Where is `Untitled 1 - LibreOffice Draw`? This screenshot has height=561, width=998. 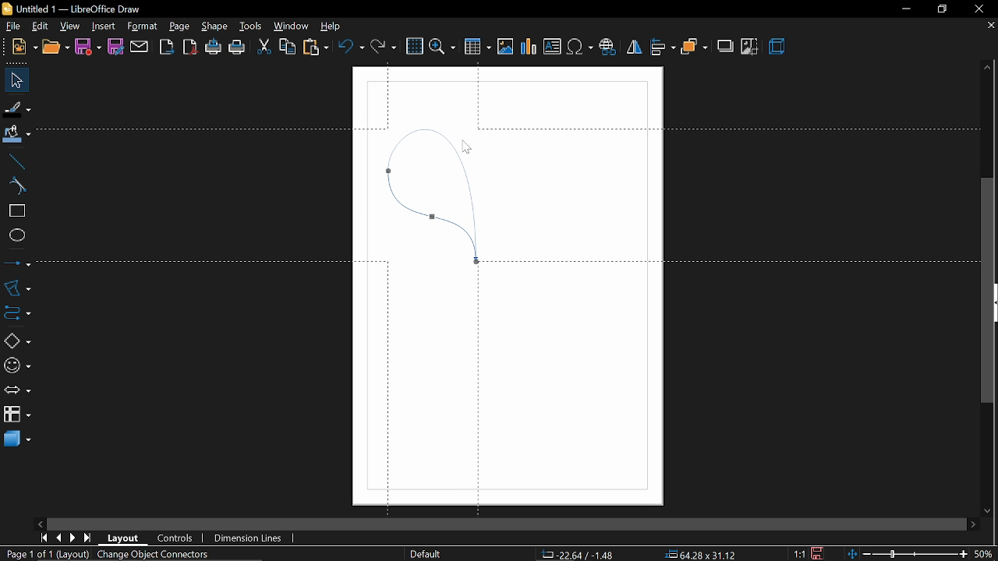 Untitled 1 - LibreOffice Draw is located at coordinates (73, 9).